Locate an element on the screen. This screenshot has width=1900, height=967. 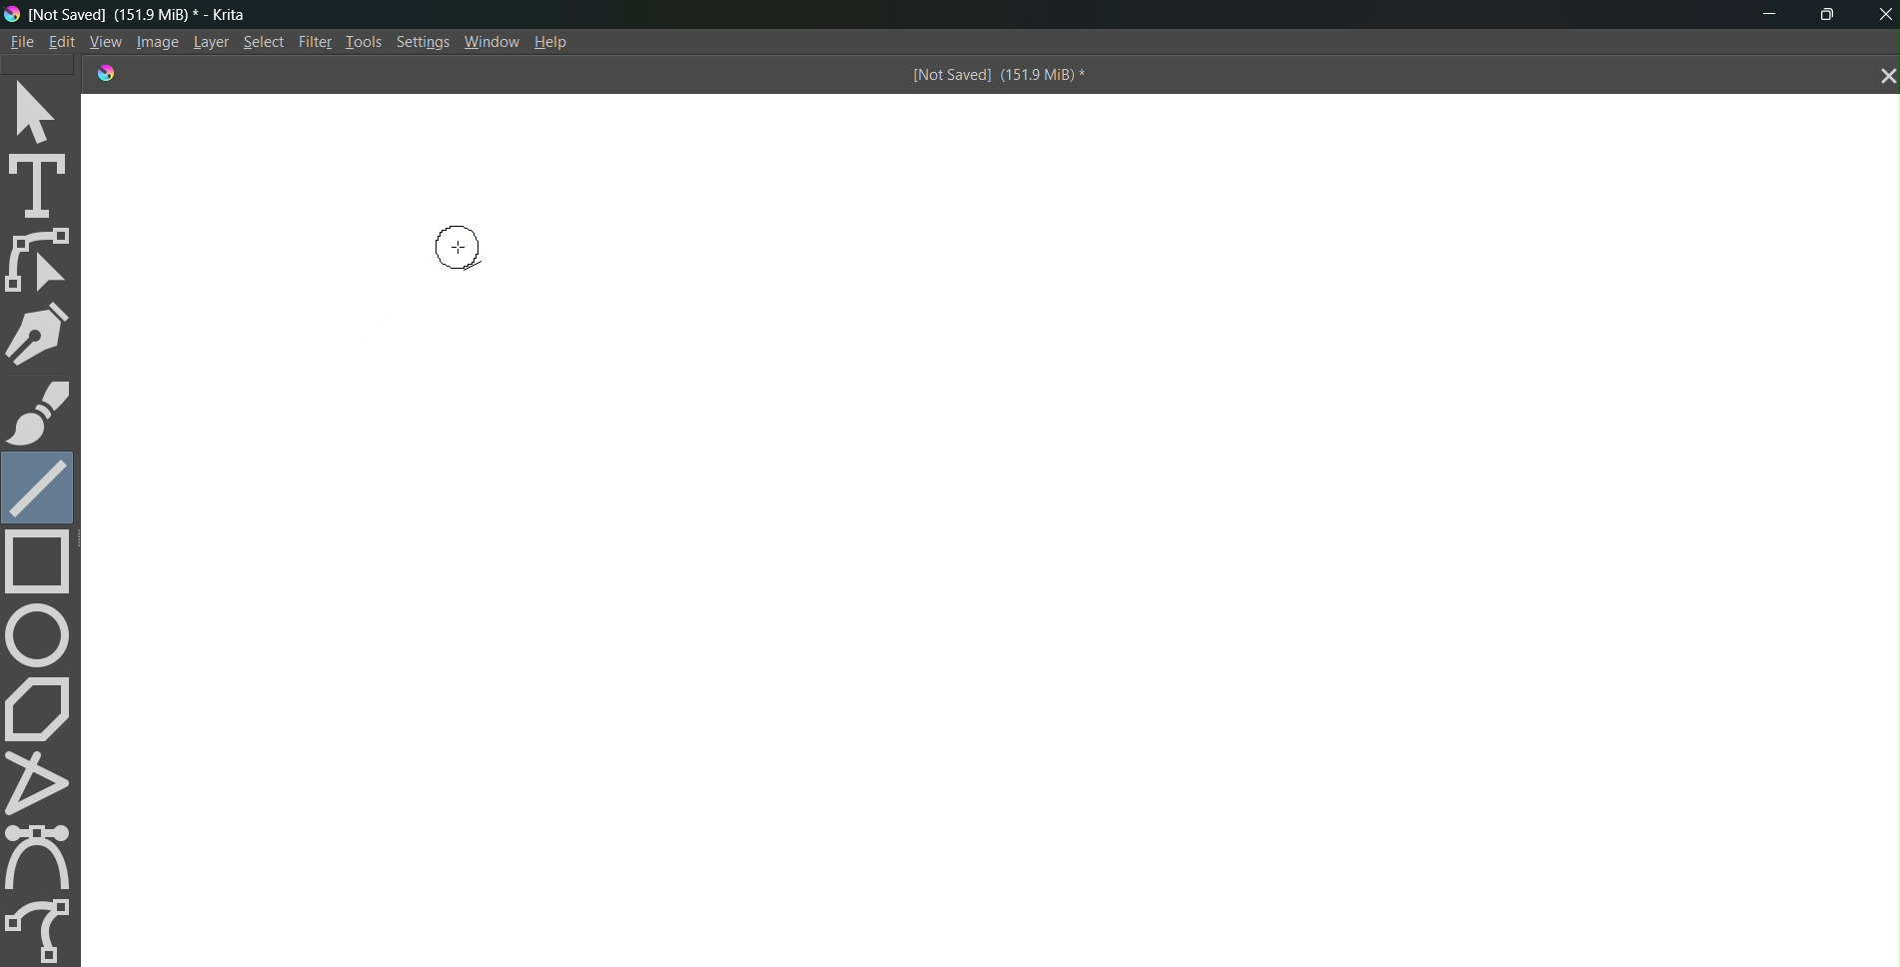
logo is located at coordinates (12, 13).